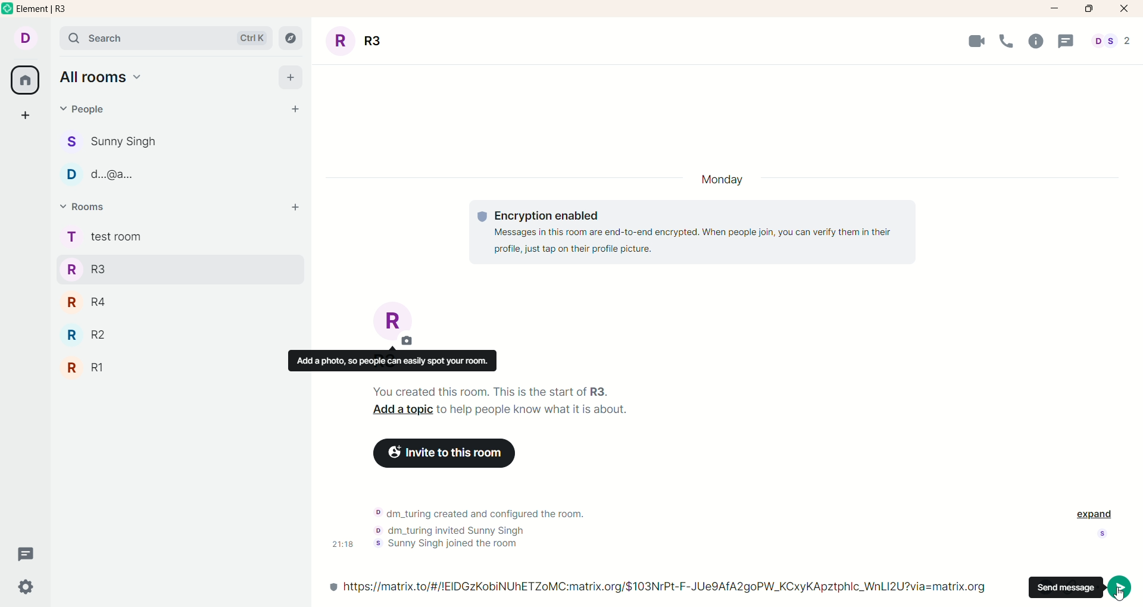 This screenshot has width=1143, height=607. What do you see at coordinates (480, 530) in the screenshot?
I see `text` at bounding box center [480, 530].